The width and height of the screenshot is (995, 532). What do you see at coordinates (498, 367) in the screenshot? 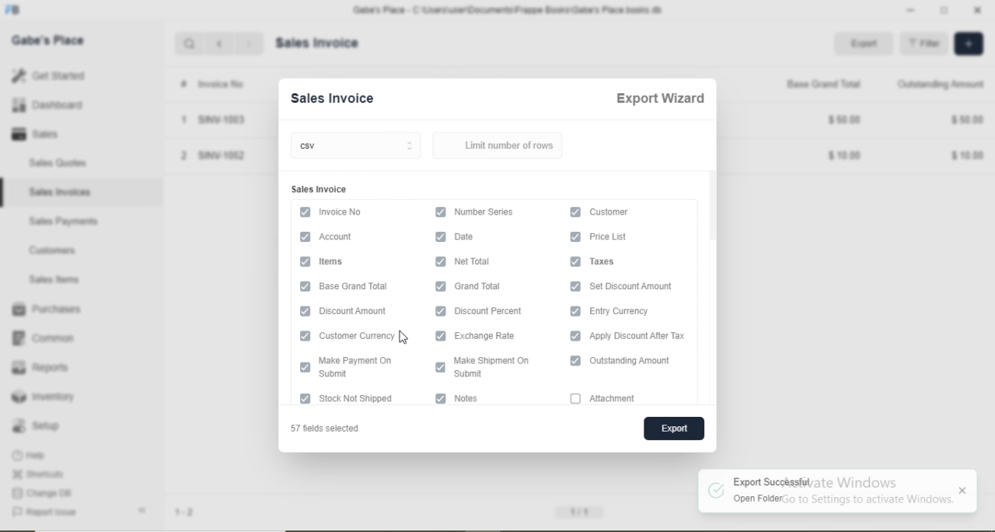
I see `Make Shipment On
Submit` at bounding box center [498, 367].